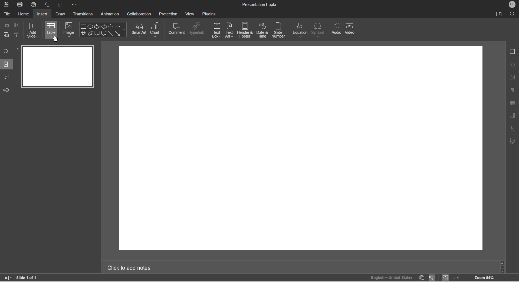 The image size is (519, 282). I want to click on Slide Settings, so click(512, 52).